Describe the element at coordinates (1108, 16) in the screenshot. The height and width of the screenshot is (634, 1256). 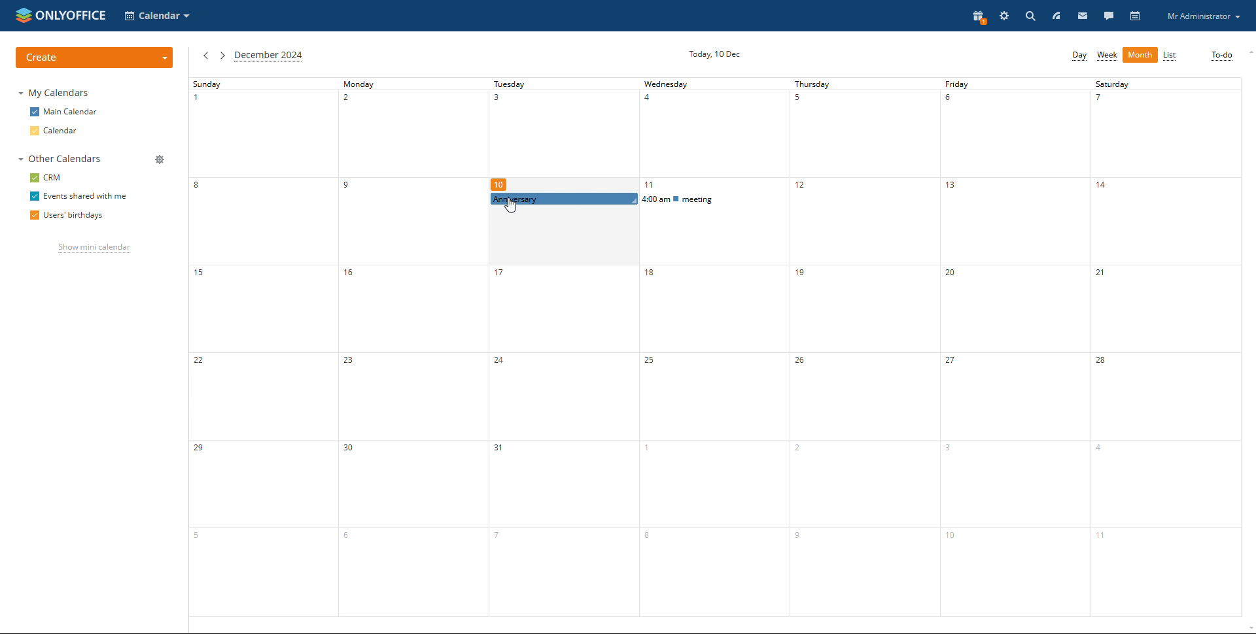
I see `talk` at that location.